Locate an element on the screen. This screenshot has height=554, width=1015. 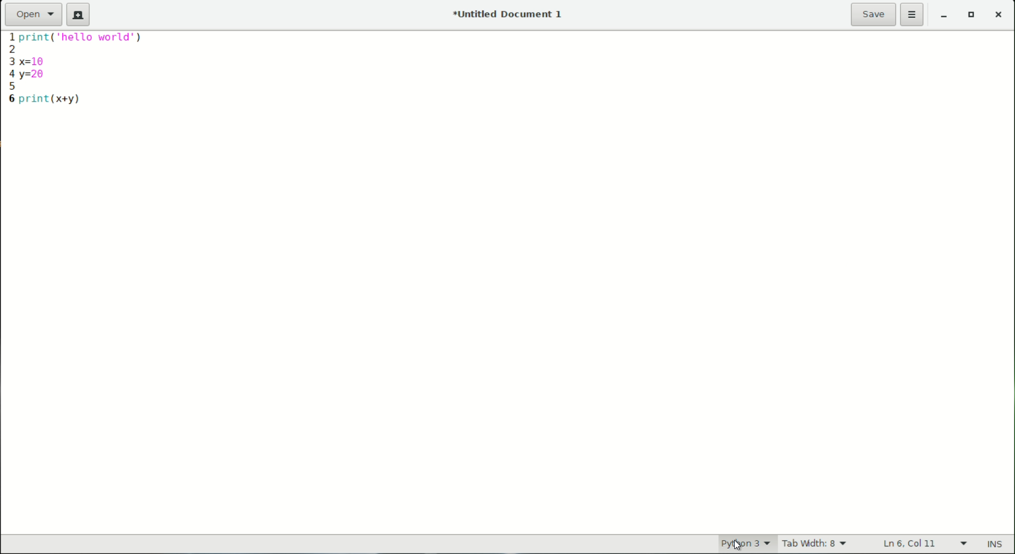
cursor is located at coordinates (737, 545).